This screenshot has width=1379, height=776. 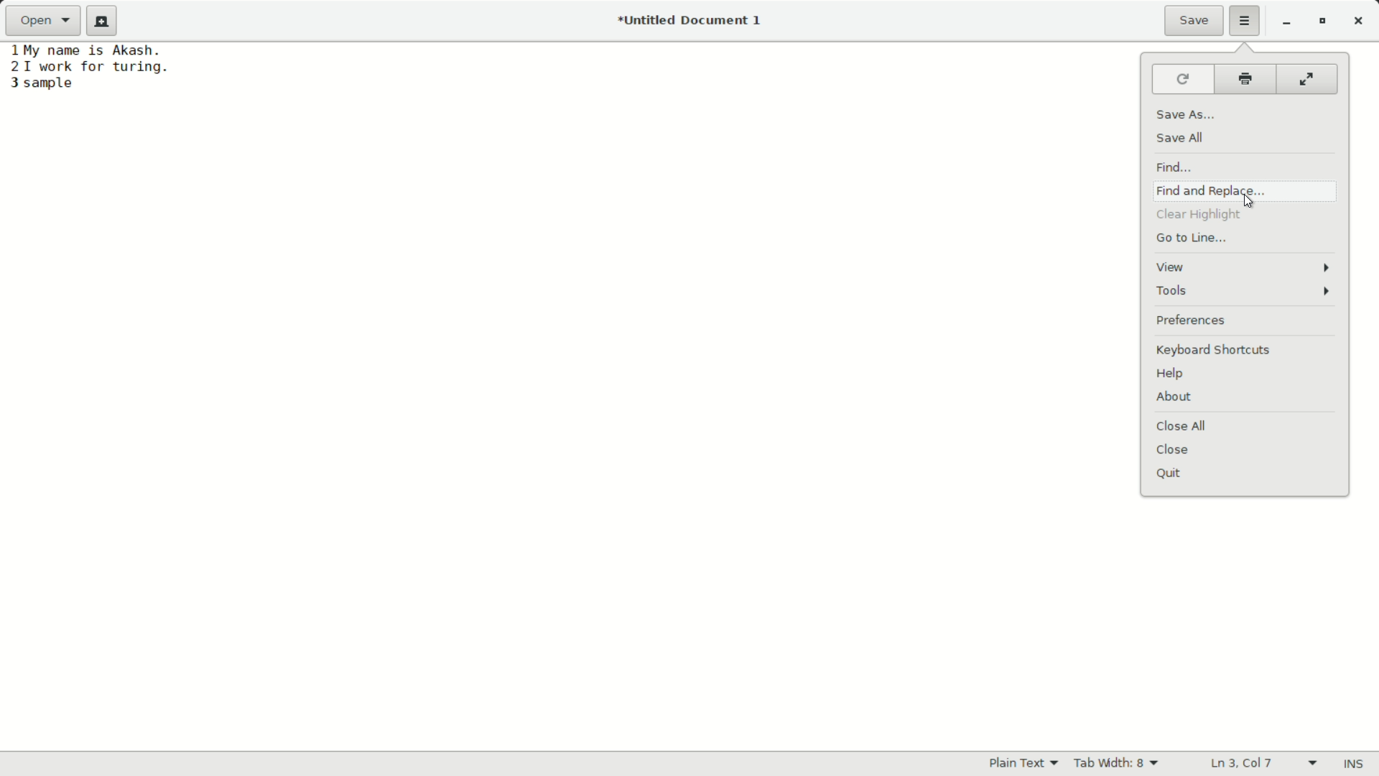 I want to click on find and replace, so click(x=1210, y=190).